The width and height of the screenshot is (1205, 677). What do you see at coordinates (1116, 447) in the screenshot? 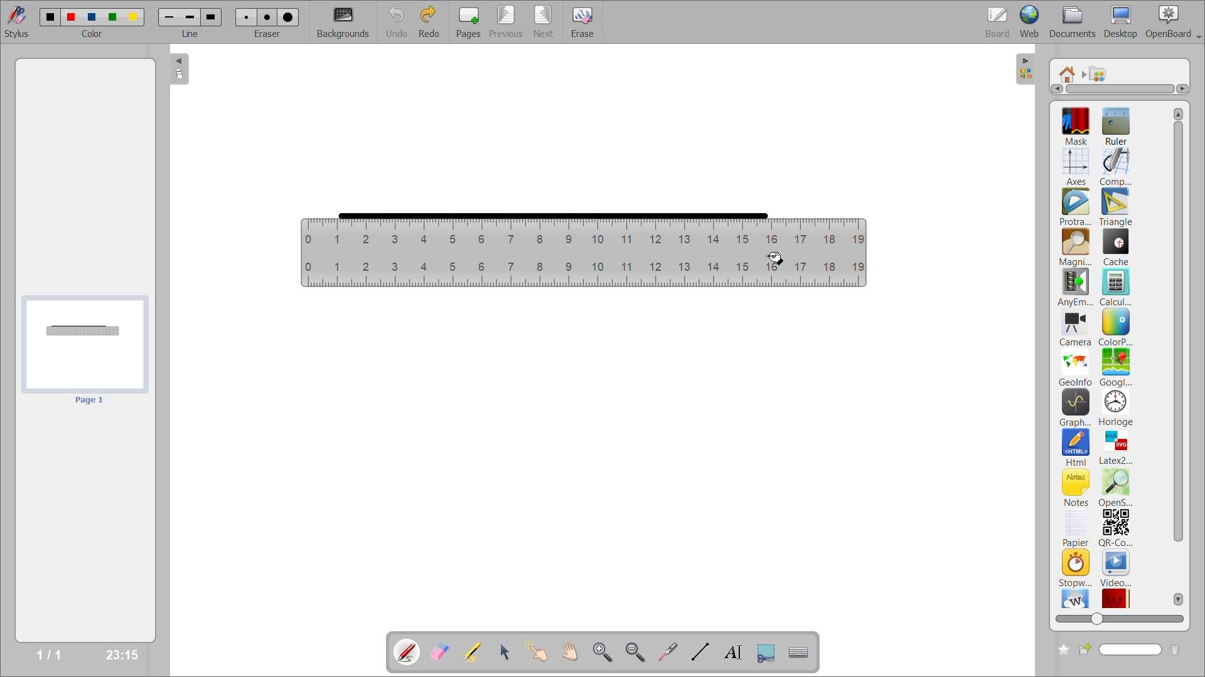
I see `latex2svg` at bounding box center [1116, 447].